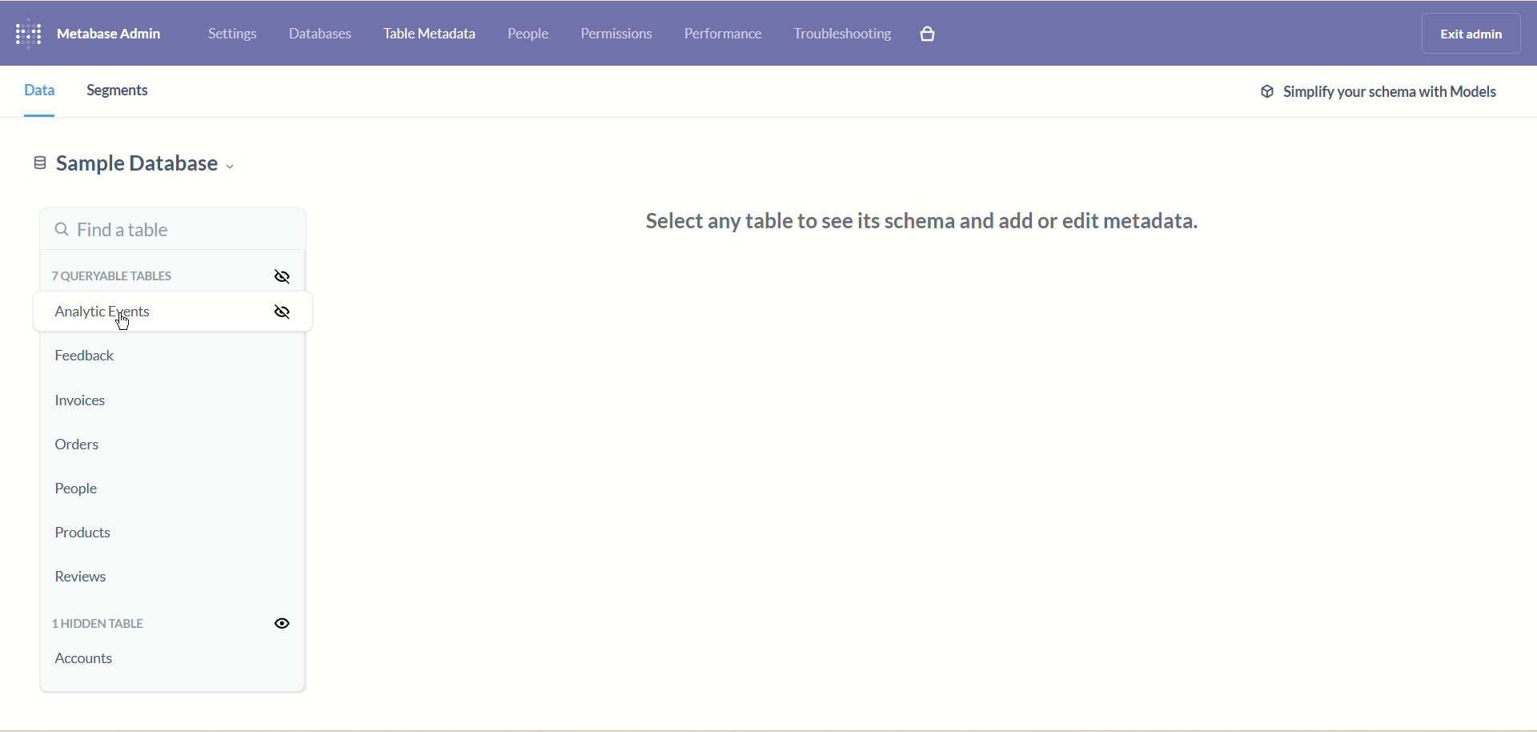 The width and height of the screenshot is (1537, 732). Describe the element at coordinates (150, 165) in the screenshot. I see `Sample database` at that location.